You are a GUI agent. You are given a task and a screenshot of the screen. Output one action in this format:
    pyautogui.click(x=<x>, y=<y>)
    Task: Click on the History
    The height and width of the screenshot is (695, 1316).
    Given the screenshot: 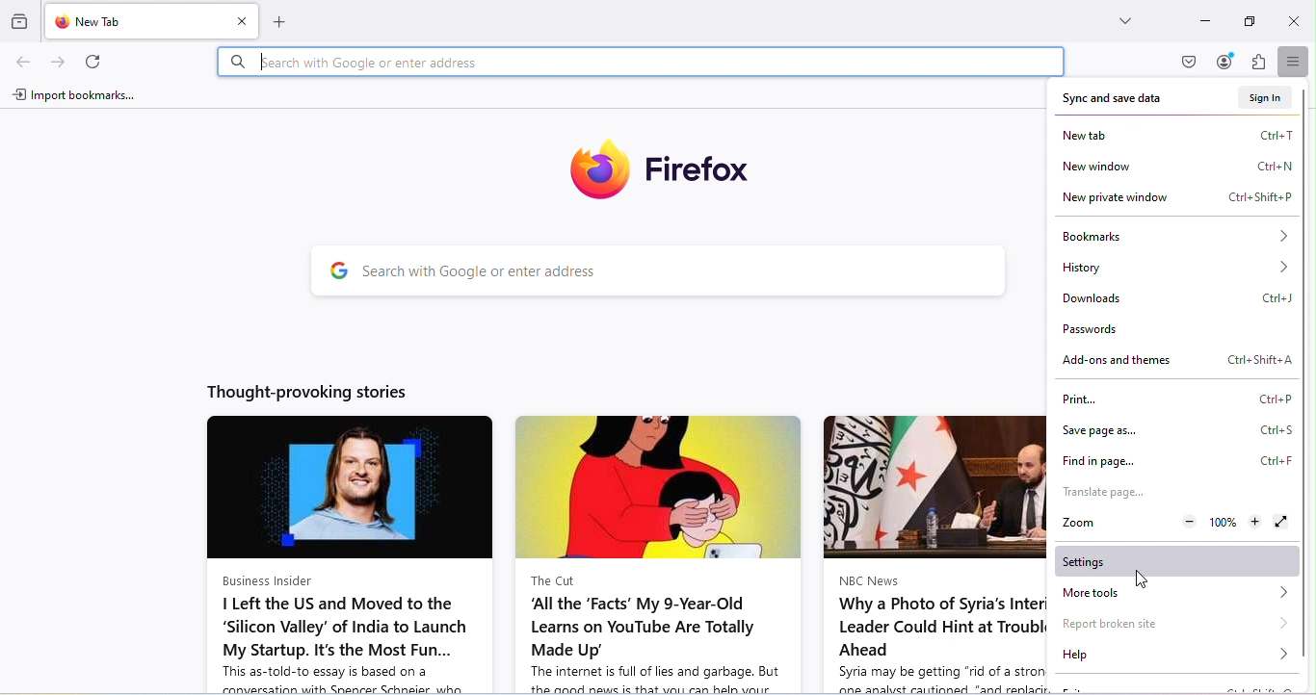 What is the action you would take?
    pyautogui.click(x=1174, y=267)
    